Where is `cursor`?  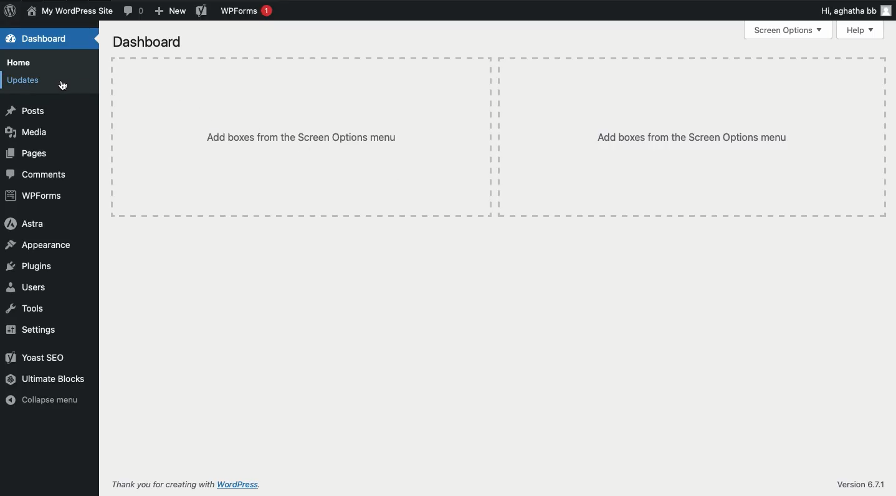
cursor is located at coordinates (69, 85).